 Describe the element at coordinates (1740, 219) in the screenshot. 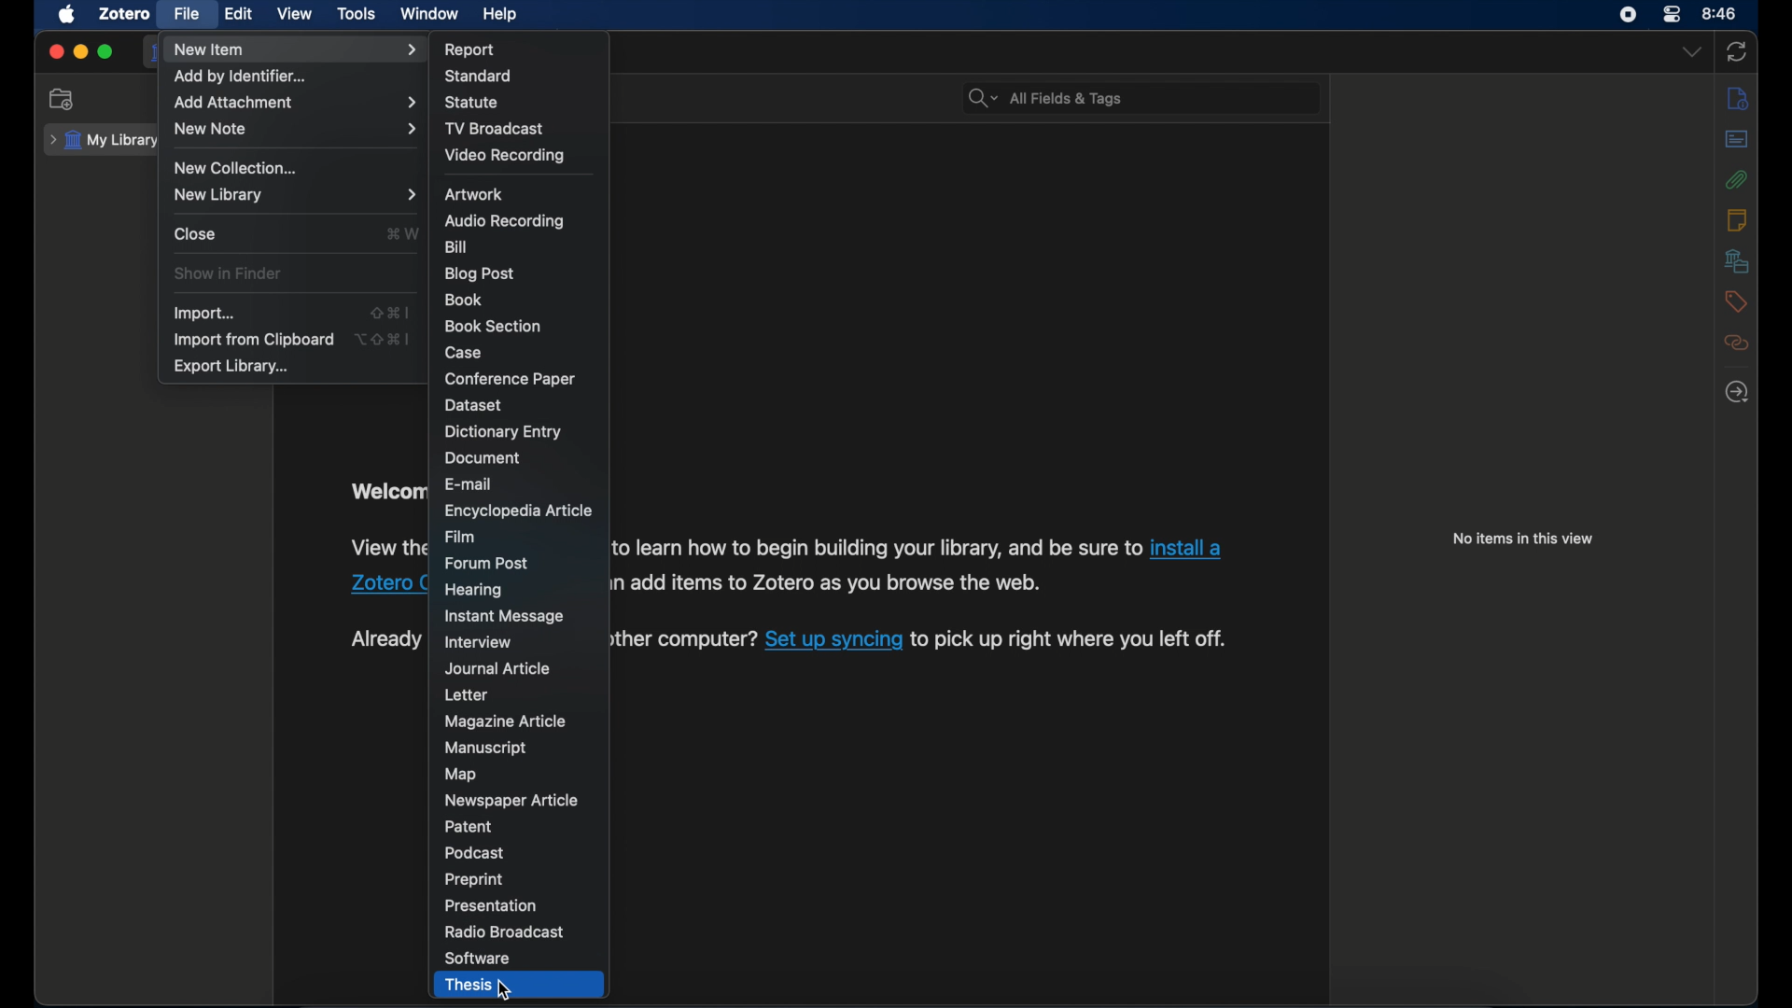

I see `notes` at that location.